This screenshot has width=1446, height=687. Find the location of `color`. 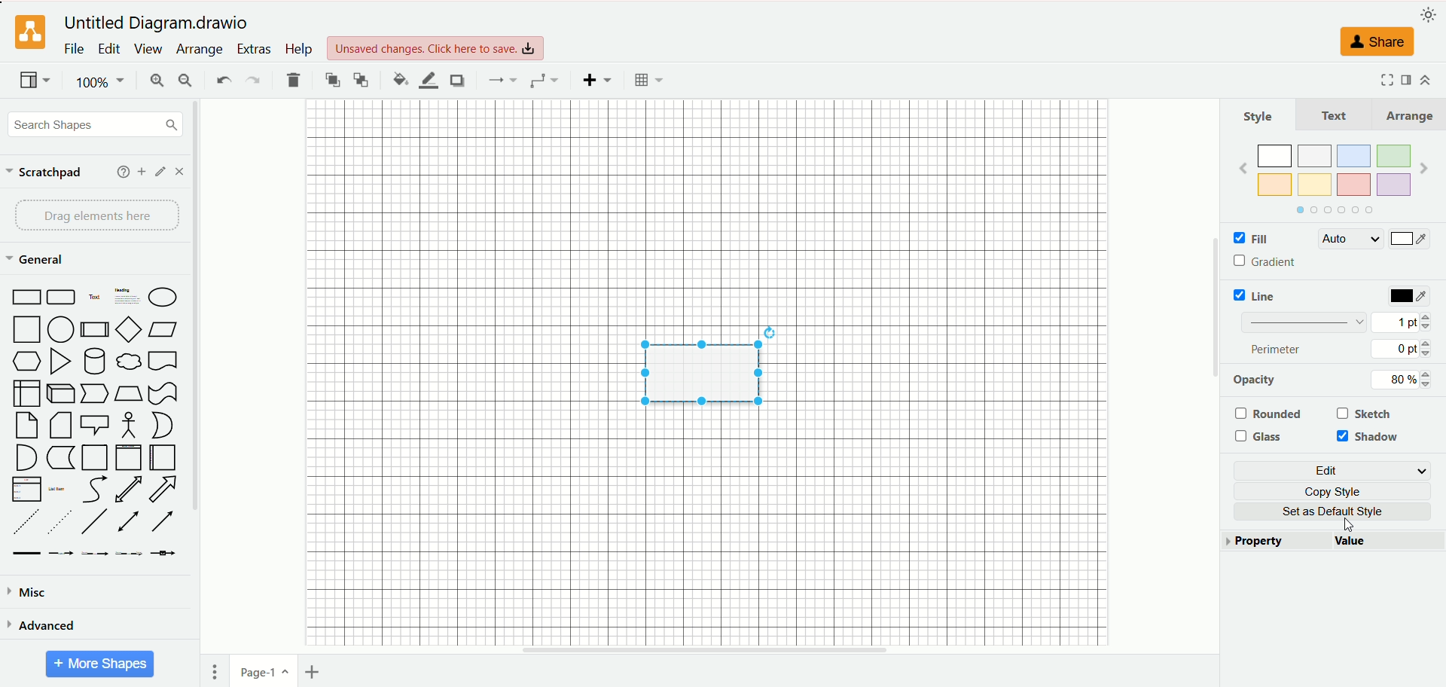

color is located at coordinates (1409, 240).